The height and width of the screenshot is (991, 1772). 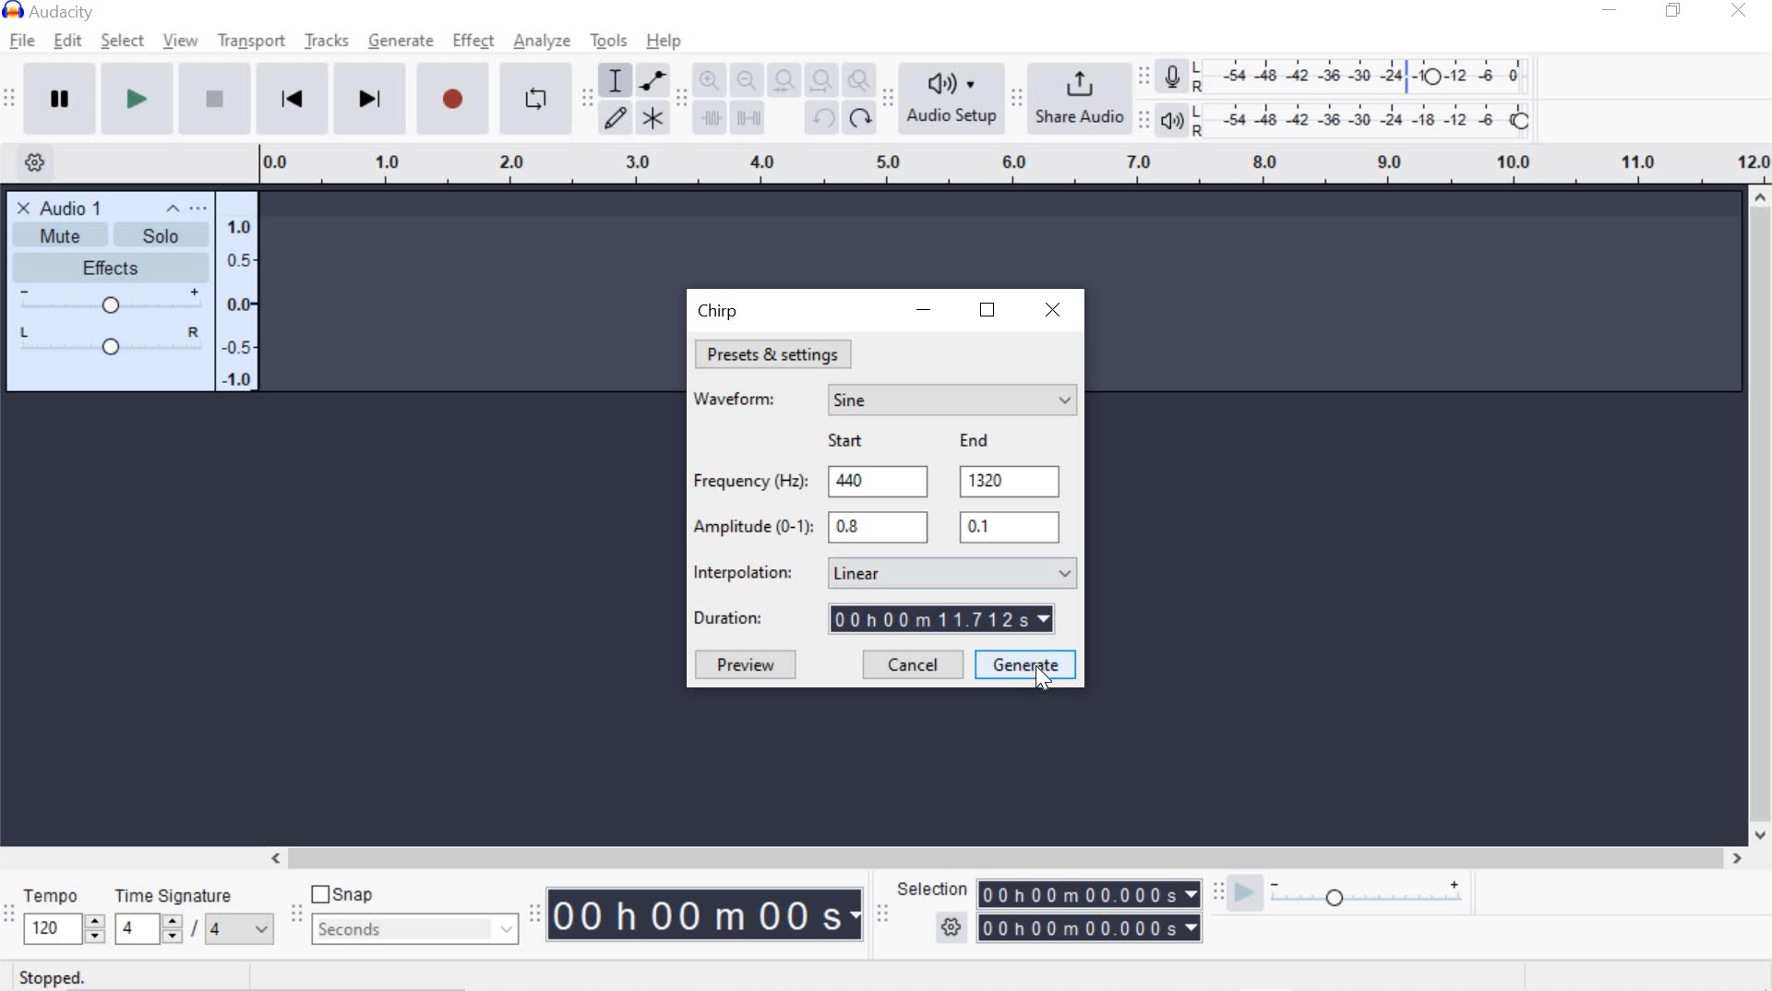 I want to click on Duration Field, so click(x=949, y=618).